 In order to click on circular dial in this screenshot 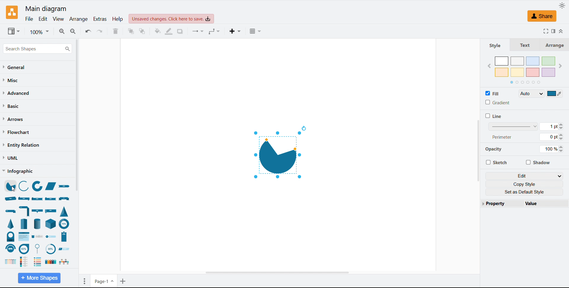, I will do `click(10, 236)`.